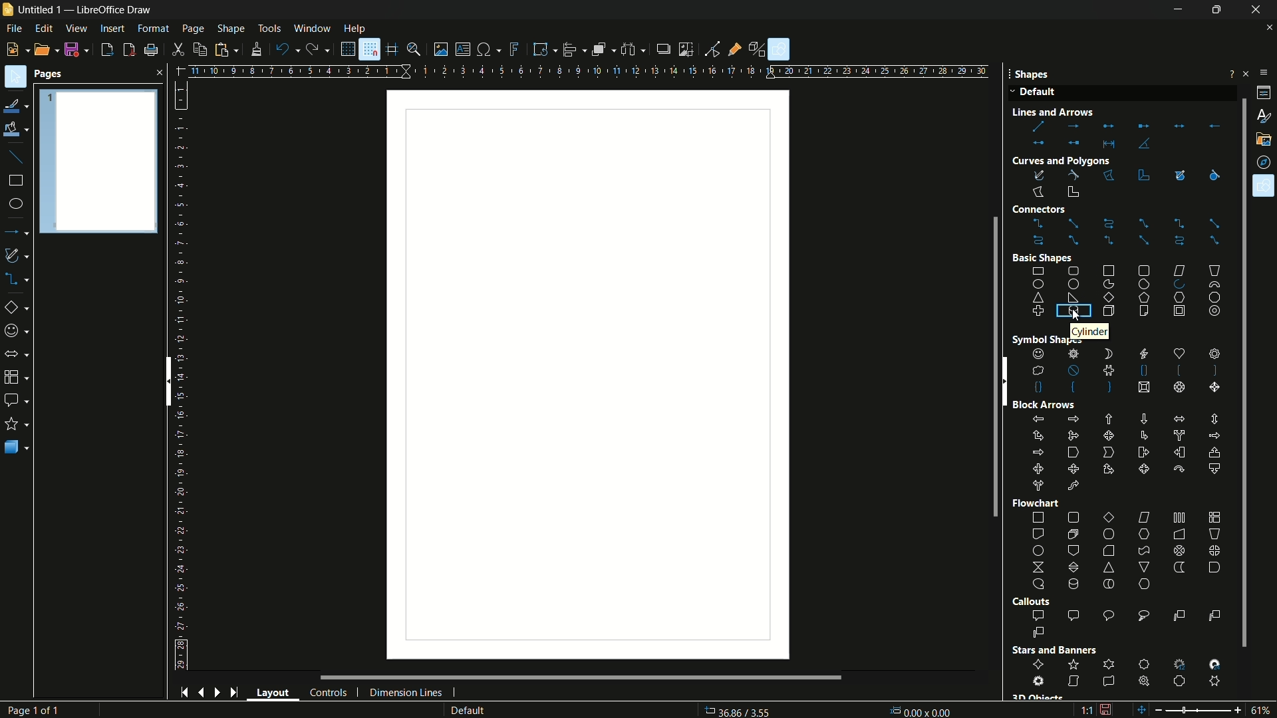 This screenshot has width=1277, height=718. Describe the element at coordinates (635, 50) in the screenshot. I see `select at least three objects to distribute` at that location.